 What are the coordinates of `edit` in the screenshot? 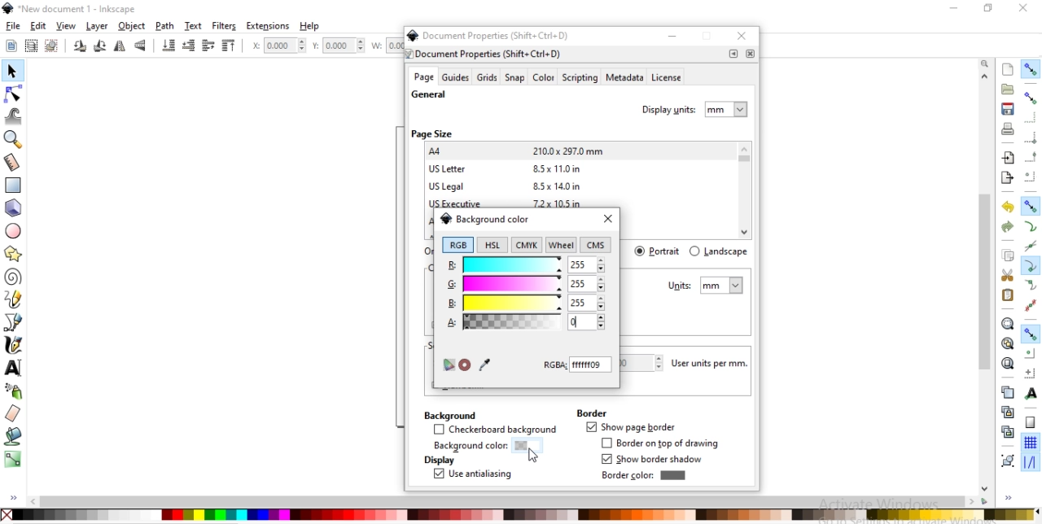 It's located at (37, 26).